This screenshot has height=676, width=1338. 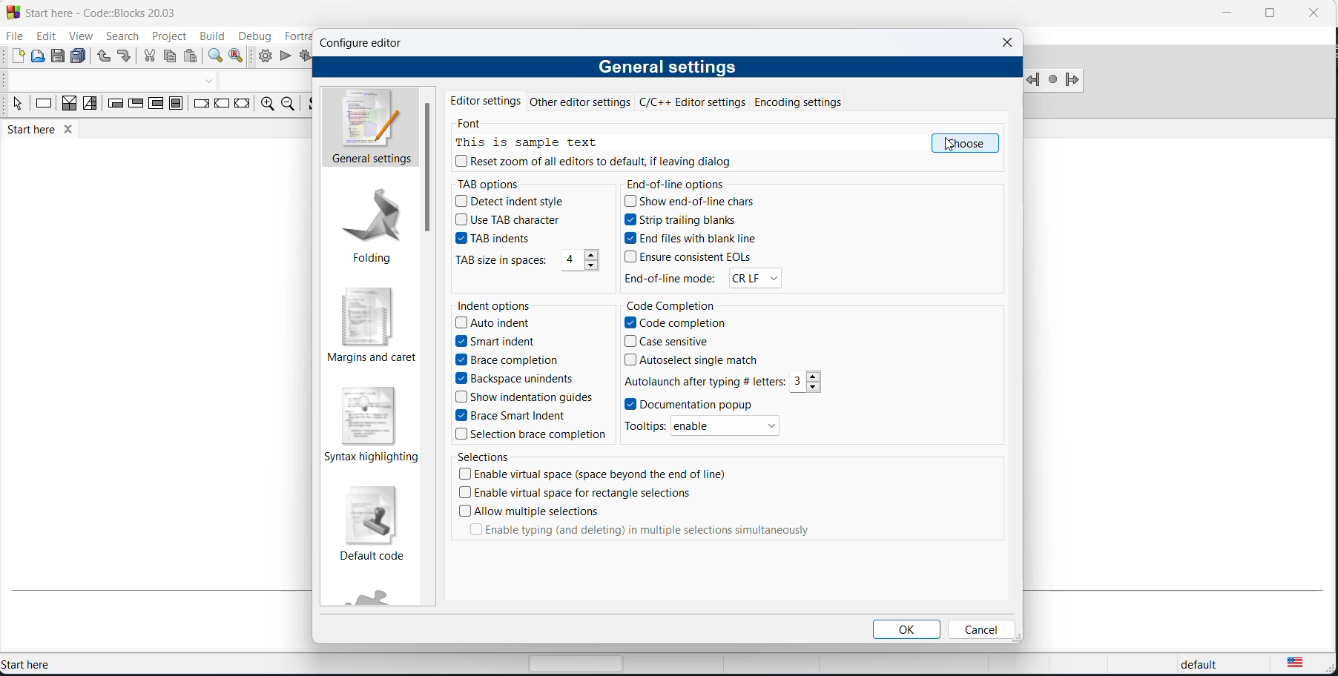 What do you see at coordinates (1007, 42) in the screenshot?
I see `close` at bounding box center [1007, 42].